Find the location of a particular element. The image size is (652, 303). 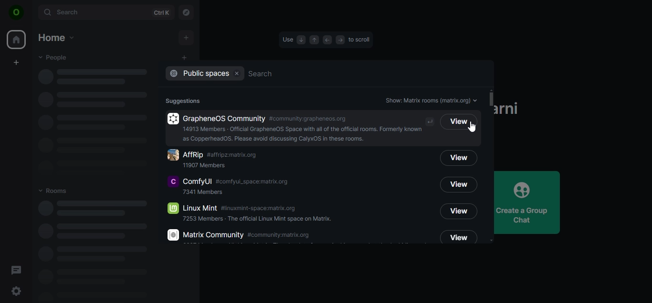

loading text is located at coordinates (92, 250).